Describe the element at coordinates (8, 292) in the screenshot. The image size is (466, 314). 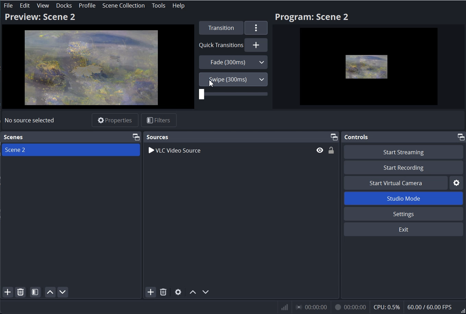
I see `Add Scene` at that location.